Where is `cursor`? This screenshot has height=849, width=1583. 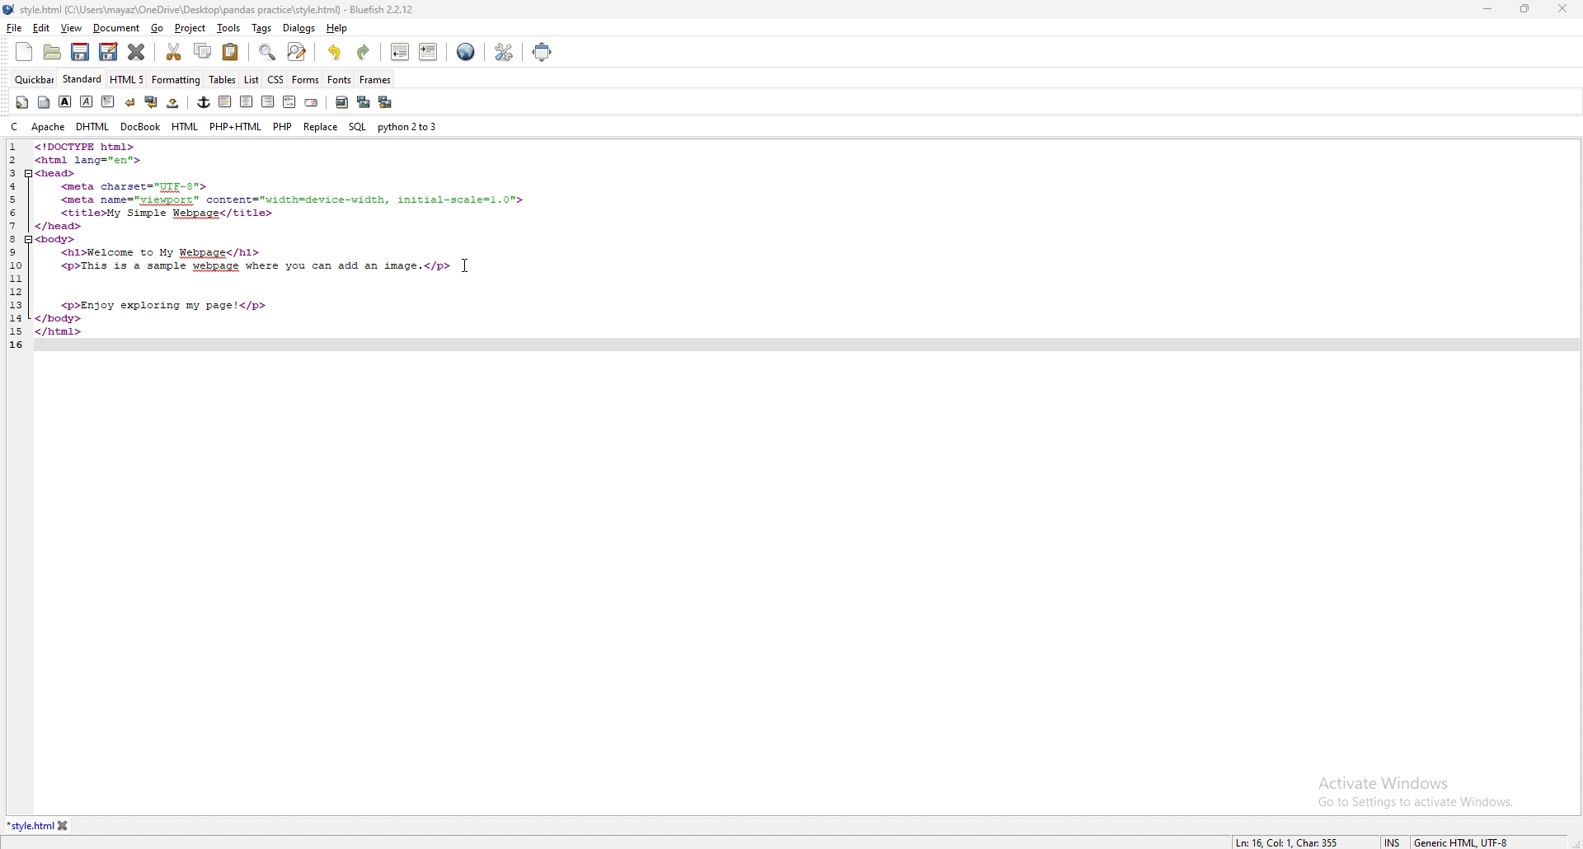 cursor is located at coordinates (465, 265).